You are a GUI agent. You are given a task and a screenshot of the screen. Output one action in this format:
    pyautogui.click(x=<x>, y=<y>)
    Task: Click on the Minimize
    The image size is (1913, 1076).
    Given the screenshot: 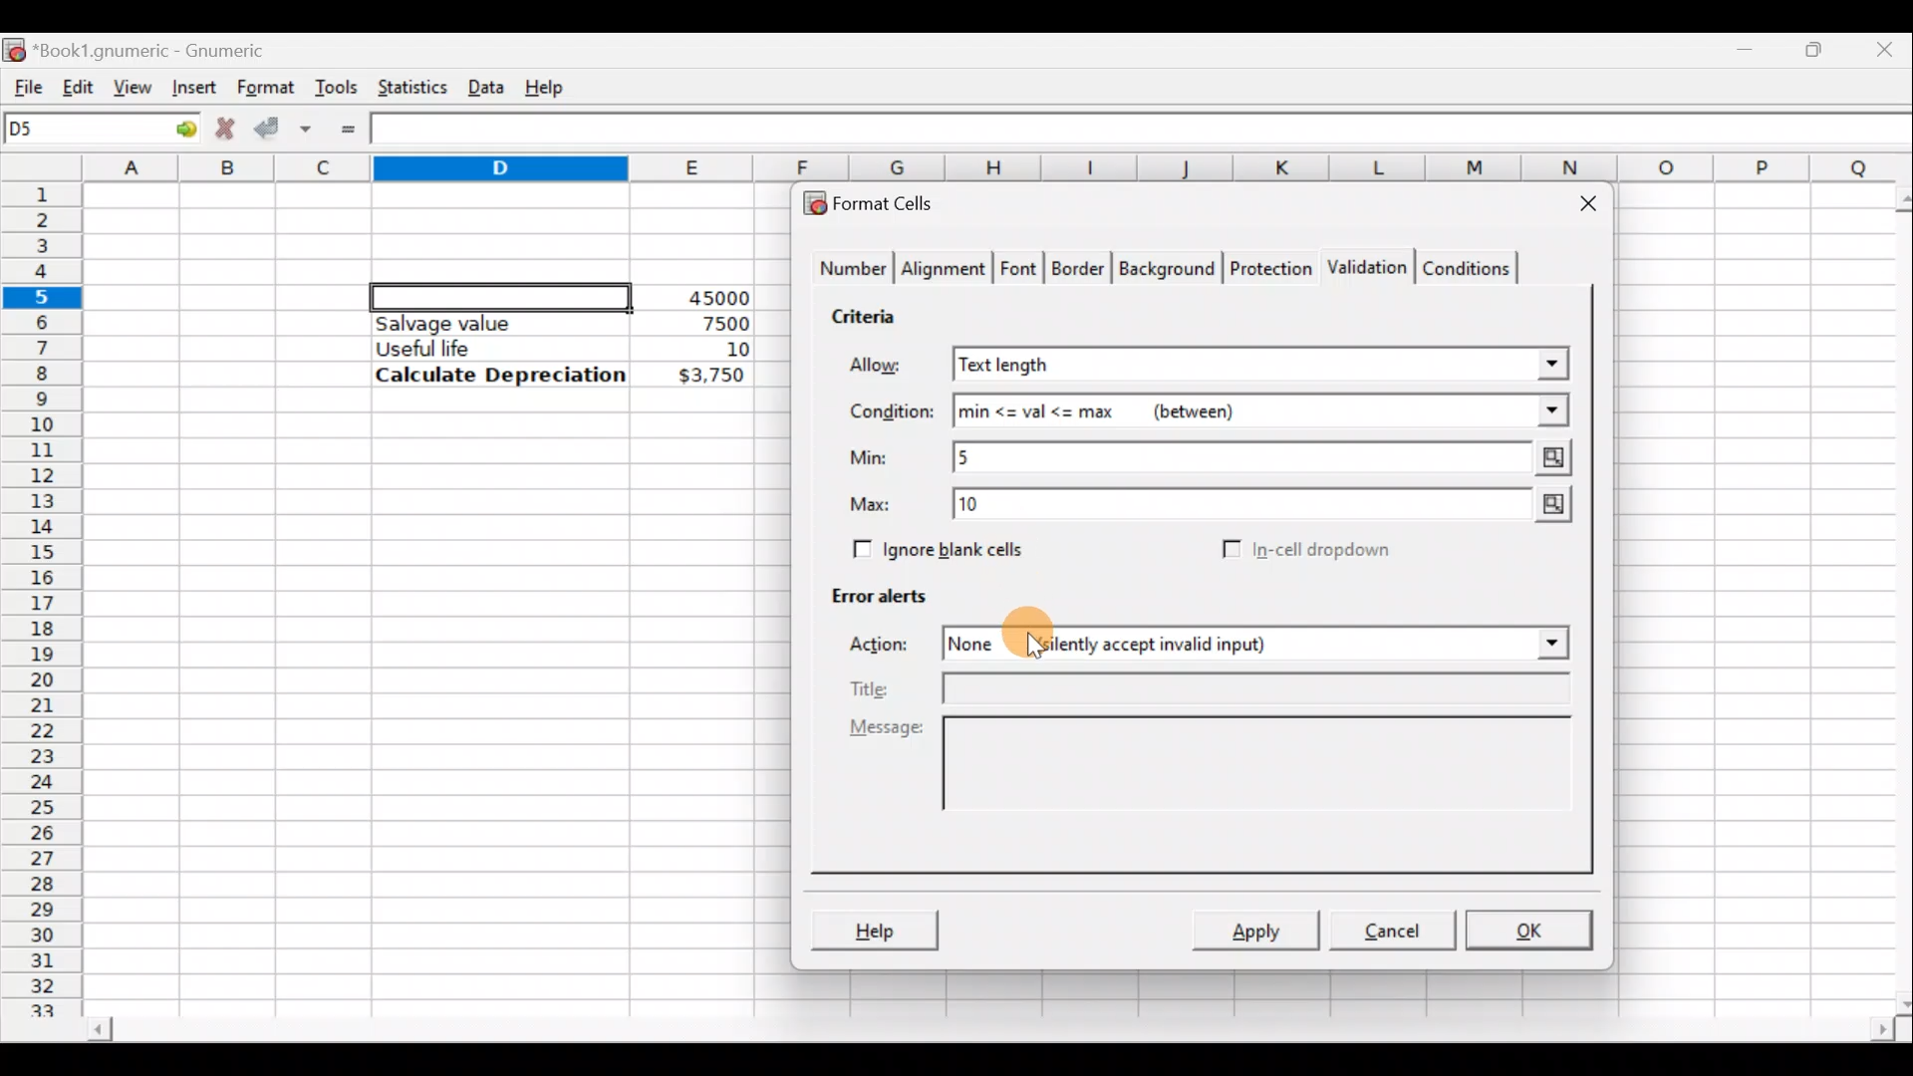 What is the action you would take?
    pyautogui.click(x=1750, y=45)
    